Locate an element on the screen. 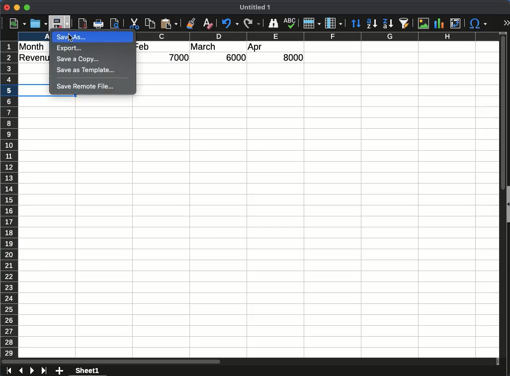 The image size is (510, 376). image is located at coordinates (423, 23).